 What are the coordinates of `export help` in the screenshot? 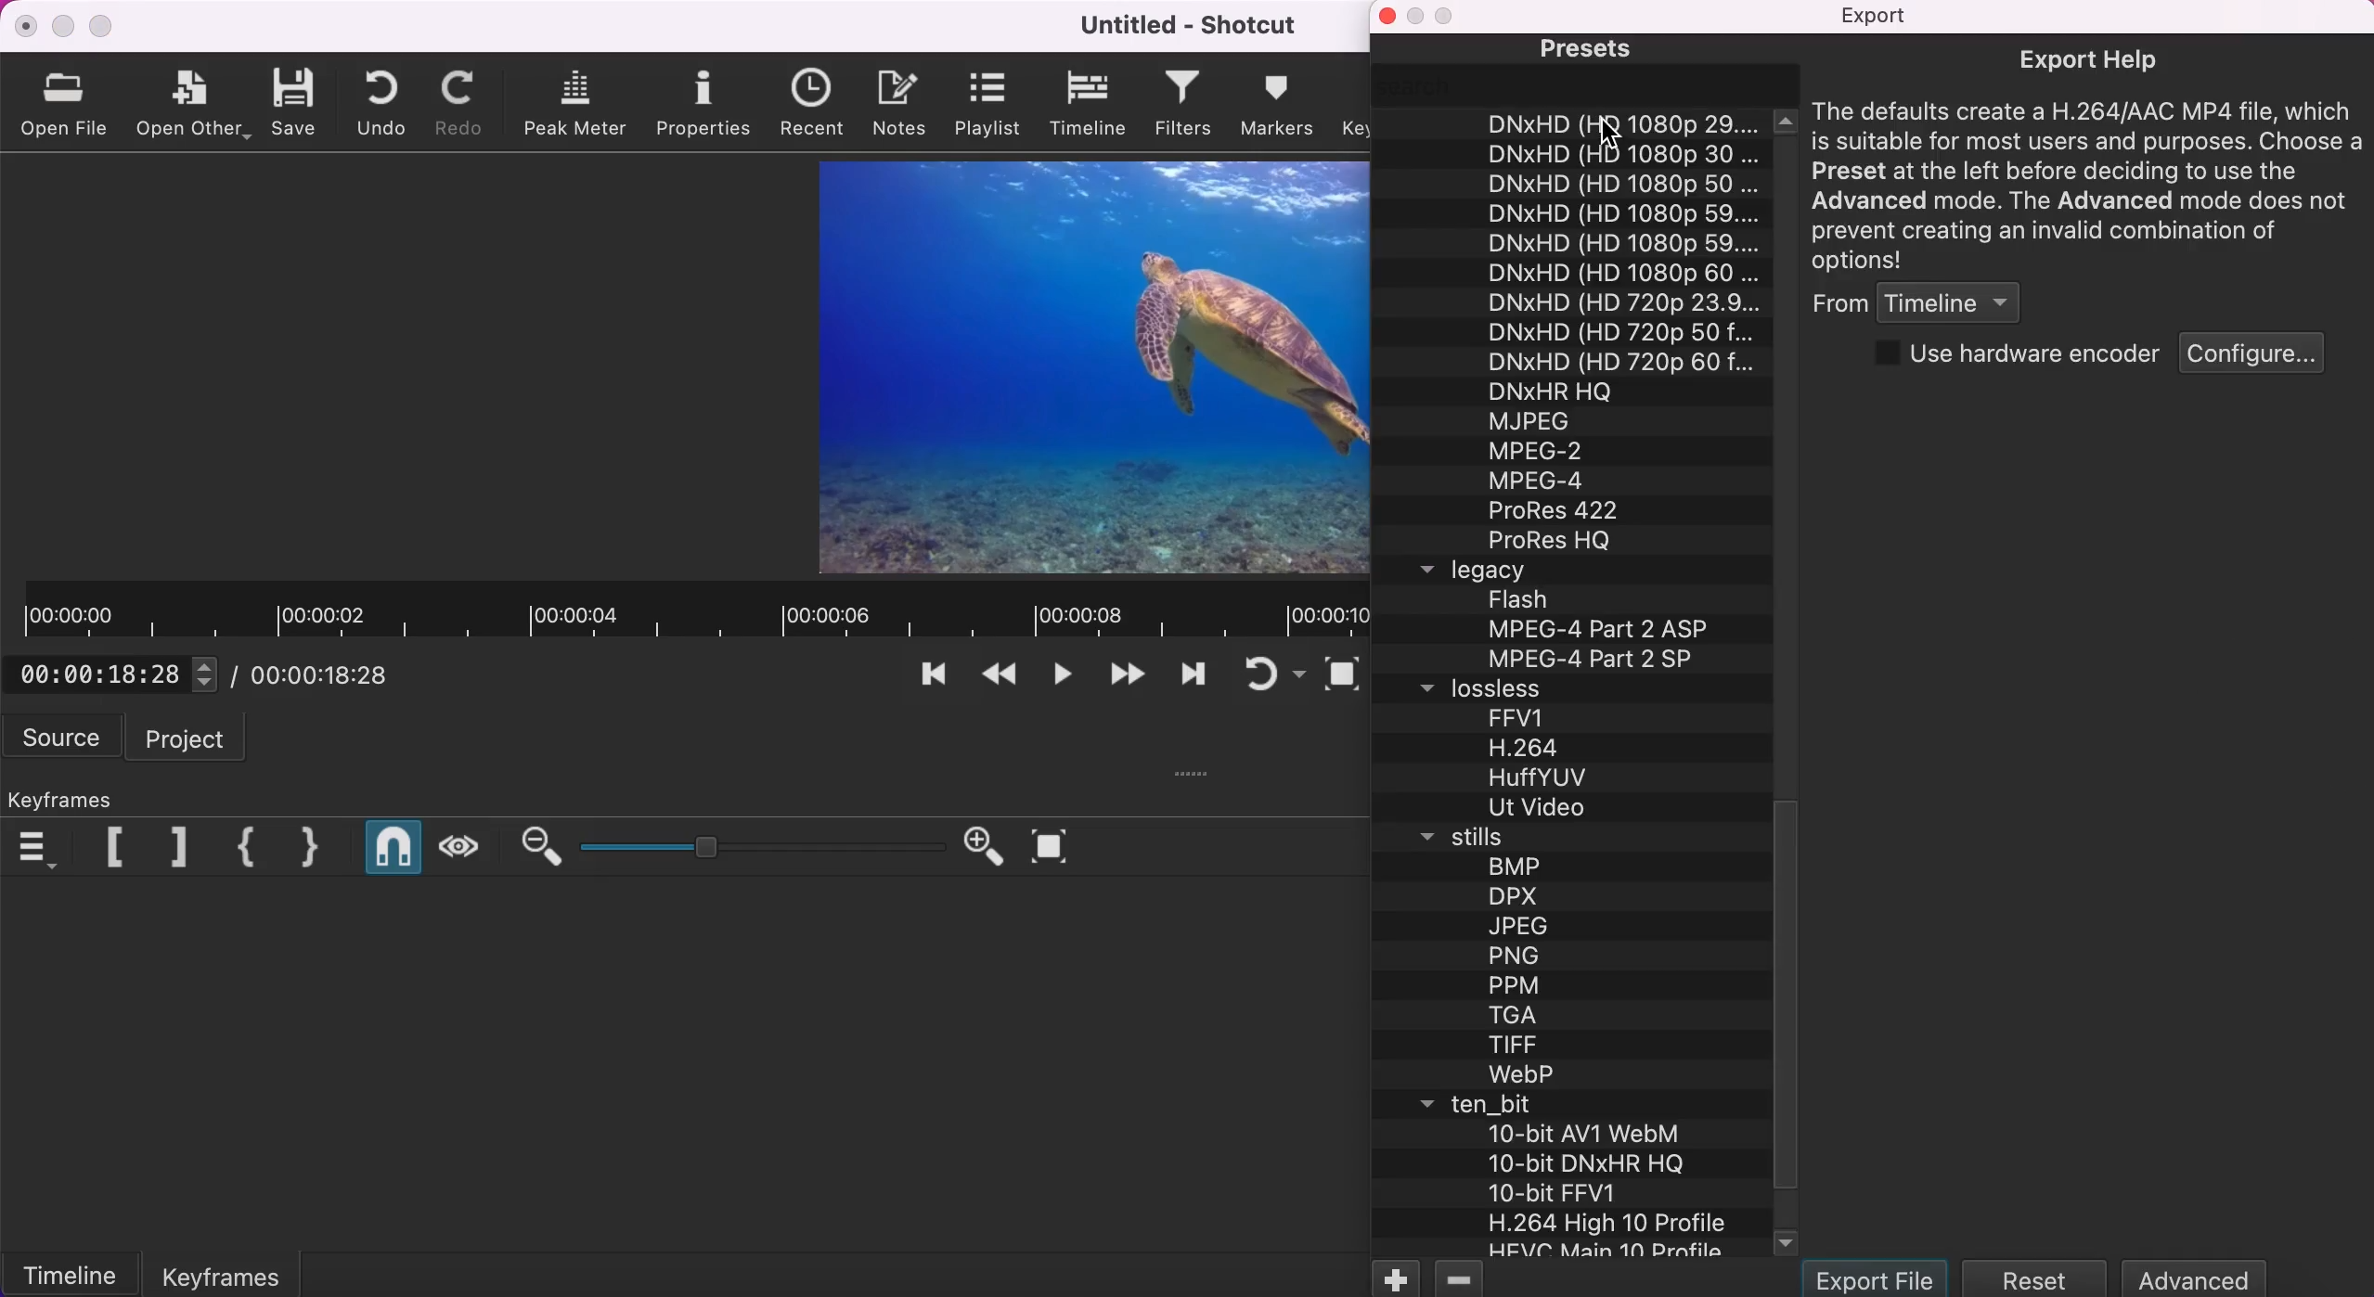 It's located at (2087, 58).